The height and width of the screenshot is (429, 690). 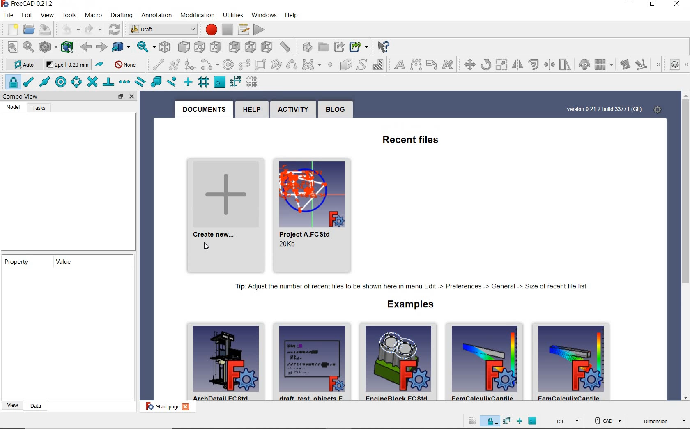 I want to click on minimize, so click(x=628, y=5).